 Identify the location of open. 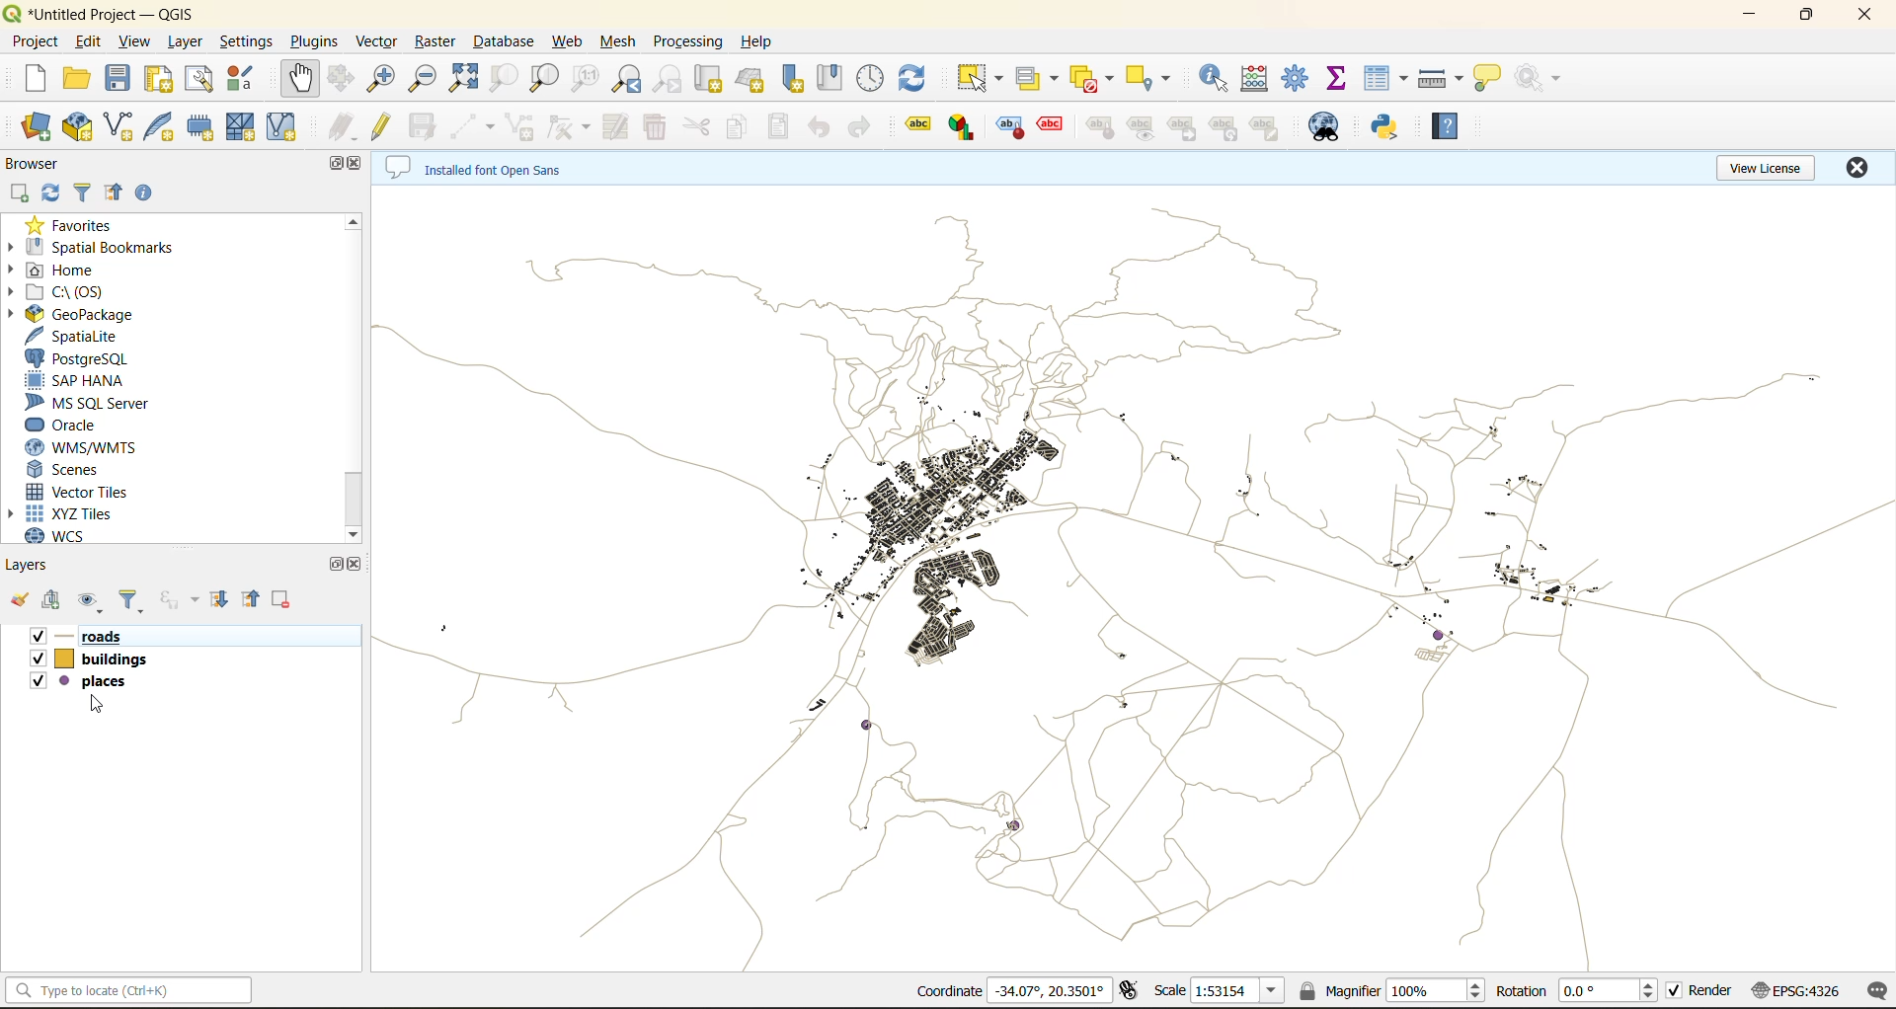
(22, 601).